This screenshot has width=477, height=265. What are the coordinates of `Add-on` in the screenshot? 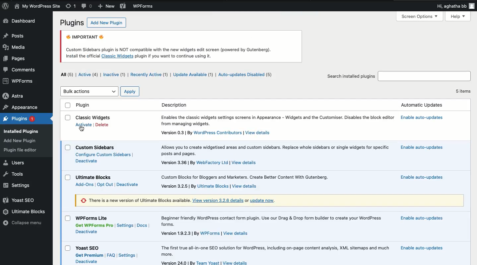 It's located at (85, 184).